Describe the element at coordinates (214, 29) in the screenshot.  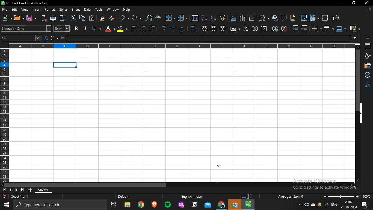
I see `merge cells` at that location.